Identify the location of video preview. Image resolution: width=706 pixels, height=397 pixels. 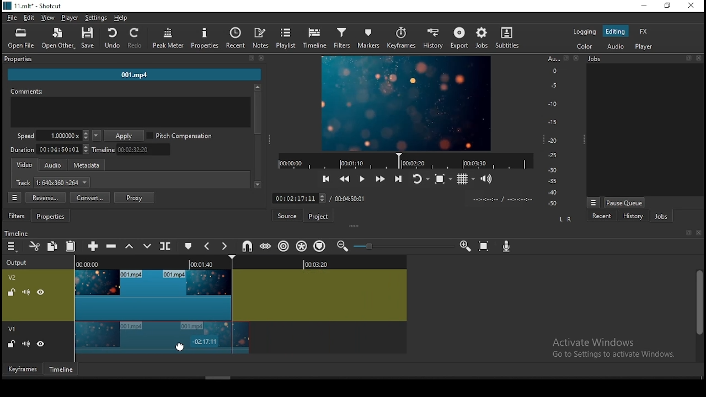
(405, 104).